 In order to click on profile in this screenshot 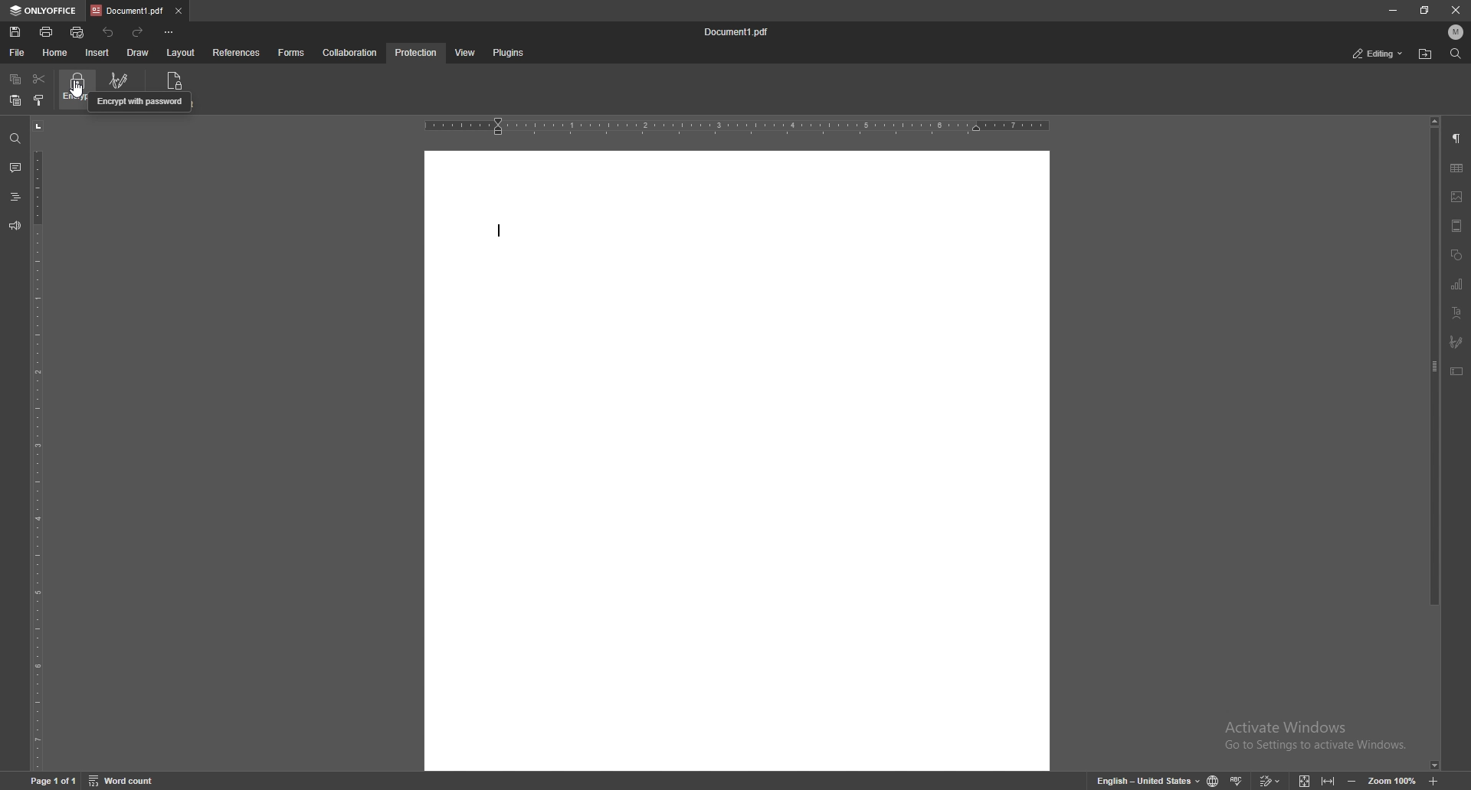, I will do `click(1453, 32)`.